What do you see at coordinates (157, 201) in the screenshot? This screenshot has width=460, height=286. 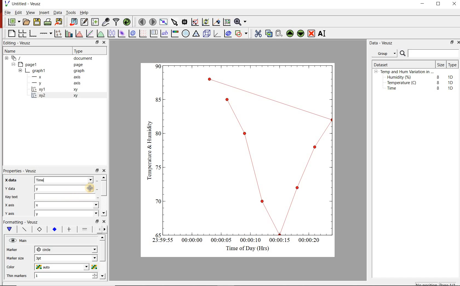 I see `0.2` at bounding box center [157, 201].